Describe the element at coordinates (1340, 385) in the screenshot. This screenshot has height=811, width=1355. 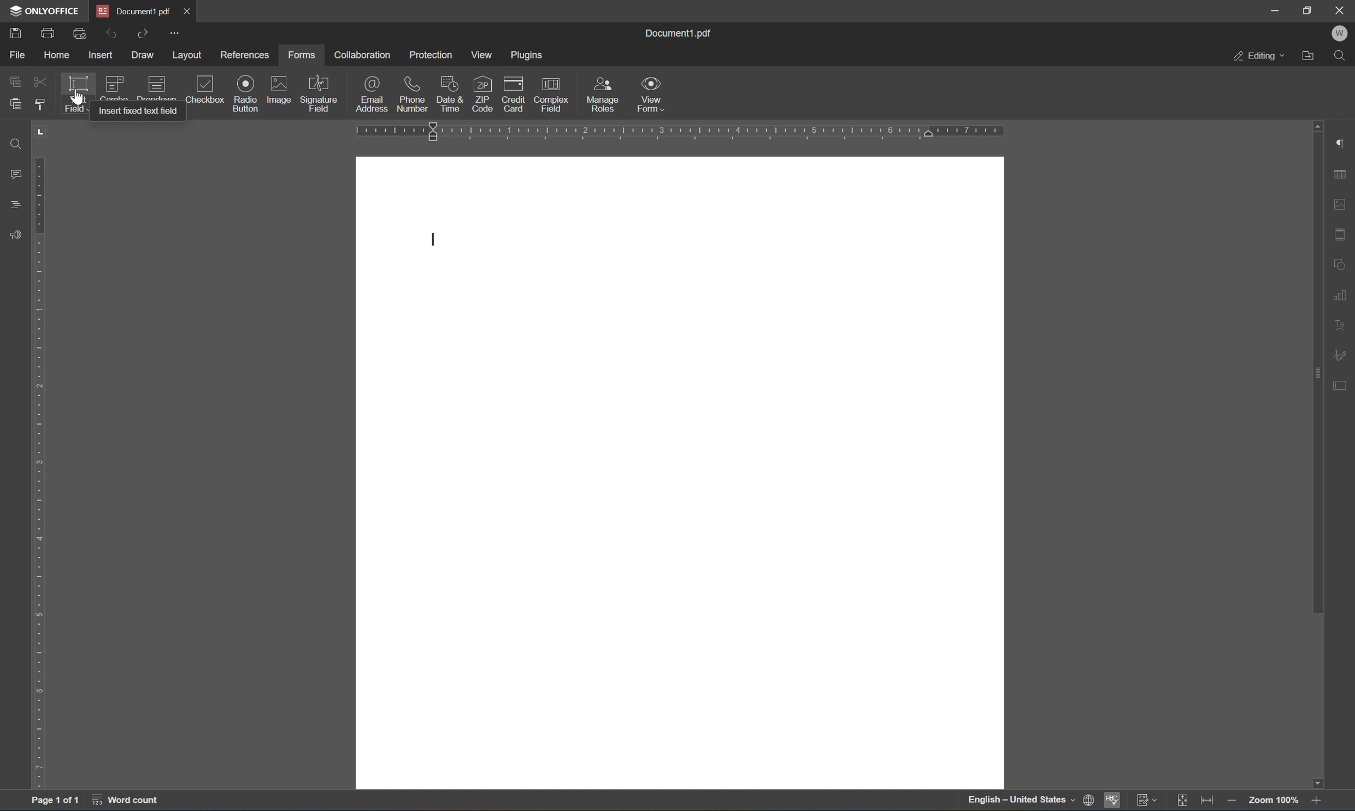
I see `form settings` at that location.